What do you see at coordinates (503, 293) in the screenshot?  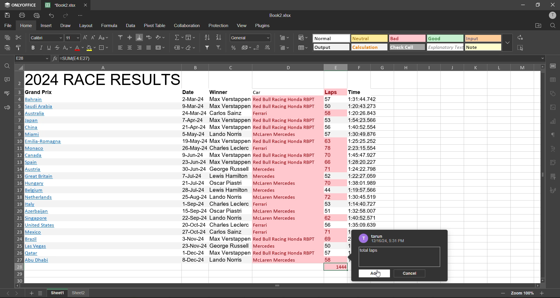 I see `zoom out` at bounding box center [503, 293].